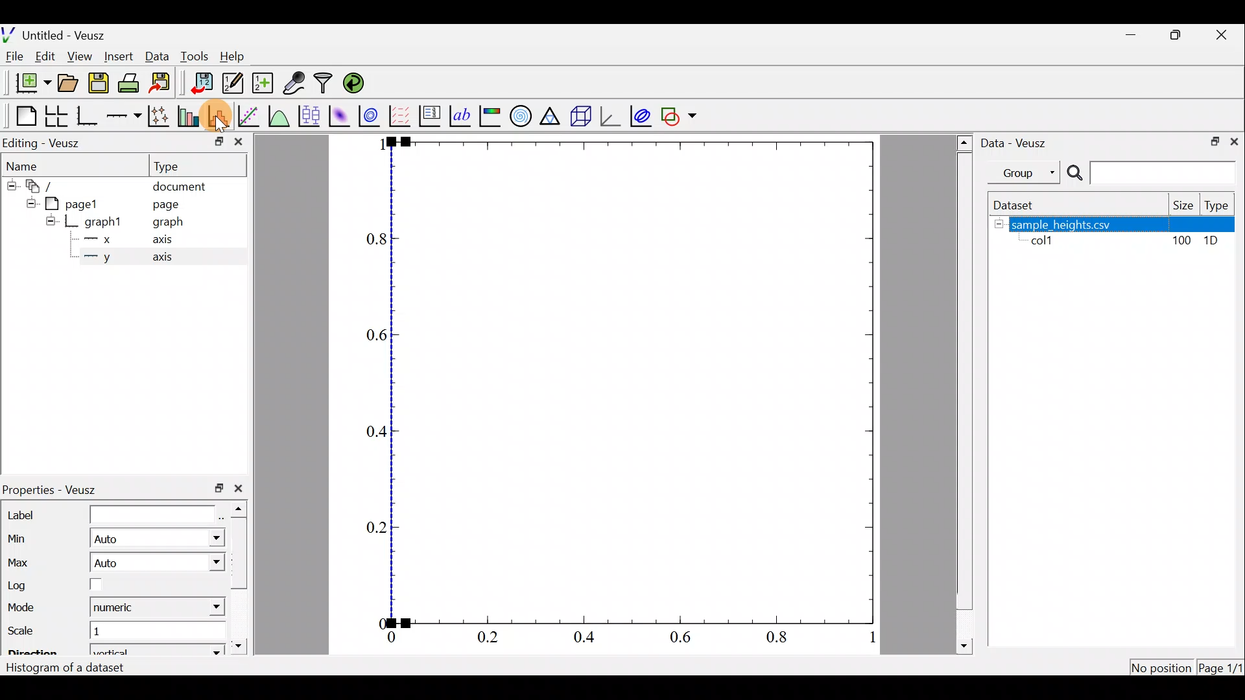 The height and width of the screenshot is (700, 1245). Describe the element at coordinates (374, 432) in the screenshot. I see `0.4` at that location.